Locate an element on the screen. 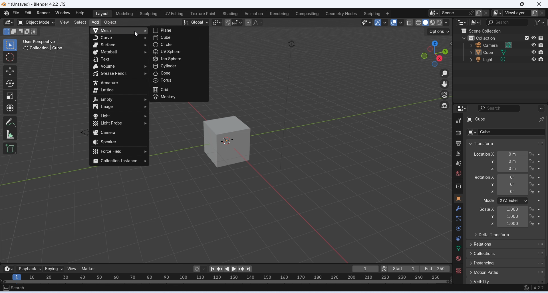 This screenshot has height=293, width=548. active workspace view layer is located at coordinates (497, 13).